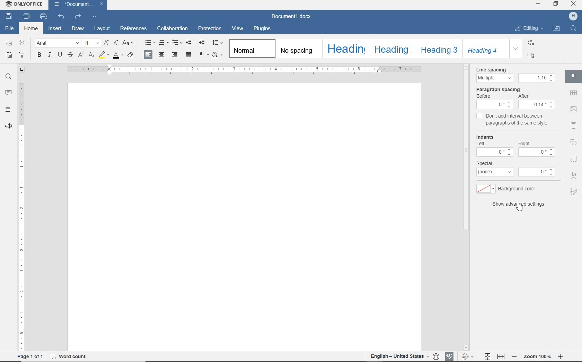 This screenshot has height=362, width=582. I want to click on home, so click(32, 28).